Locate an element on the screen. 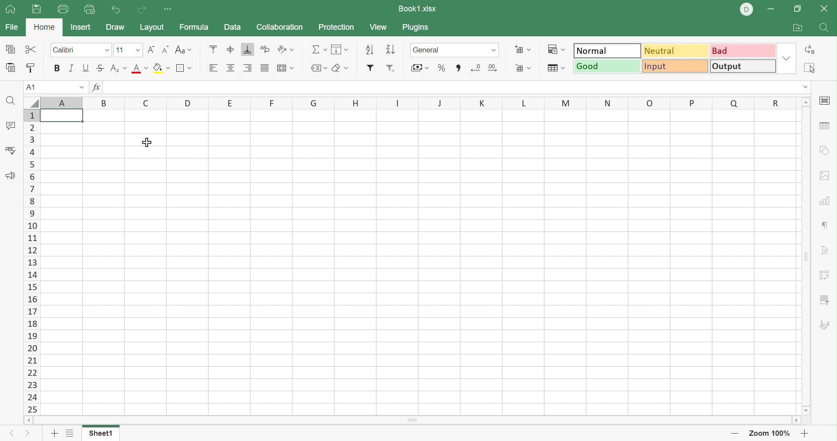  Paragraph settings is located at coordinates (825, 224).